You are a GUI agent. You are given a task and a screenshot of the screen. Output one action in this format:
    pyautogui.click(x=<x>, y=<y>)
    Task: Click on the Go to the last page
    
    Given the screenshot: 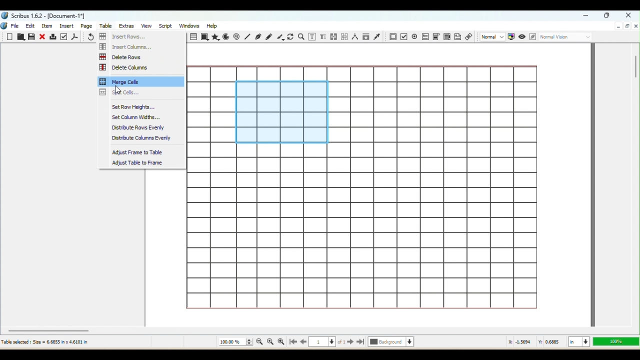 What is the action you would take?
    pyautogui.click(x=361, y=342)
    